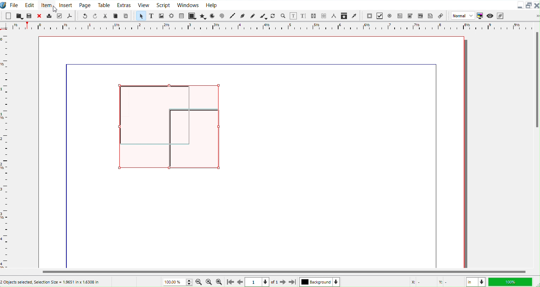  Describe the element at coordinates (143, 5) in the screenshot. I see `View` at that location.